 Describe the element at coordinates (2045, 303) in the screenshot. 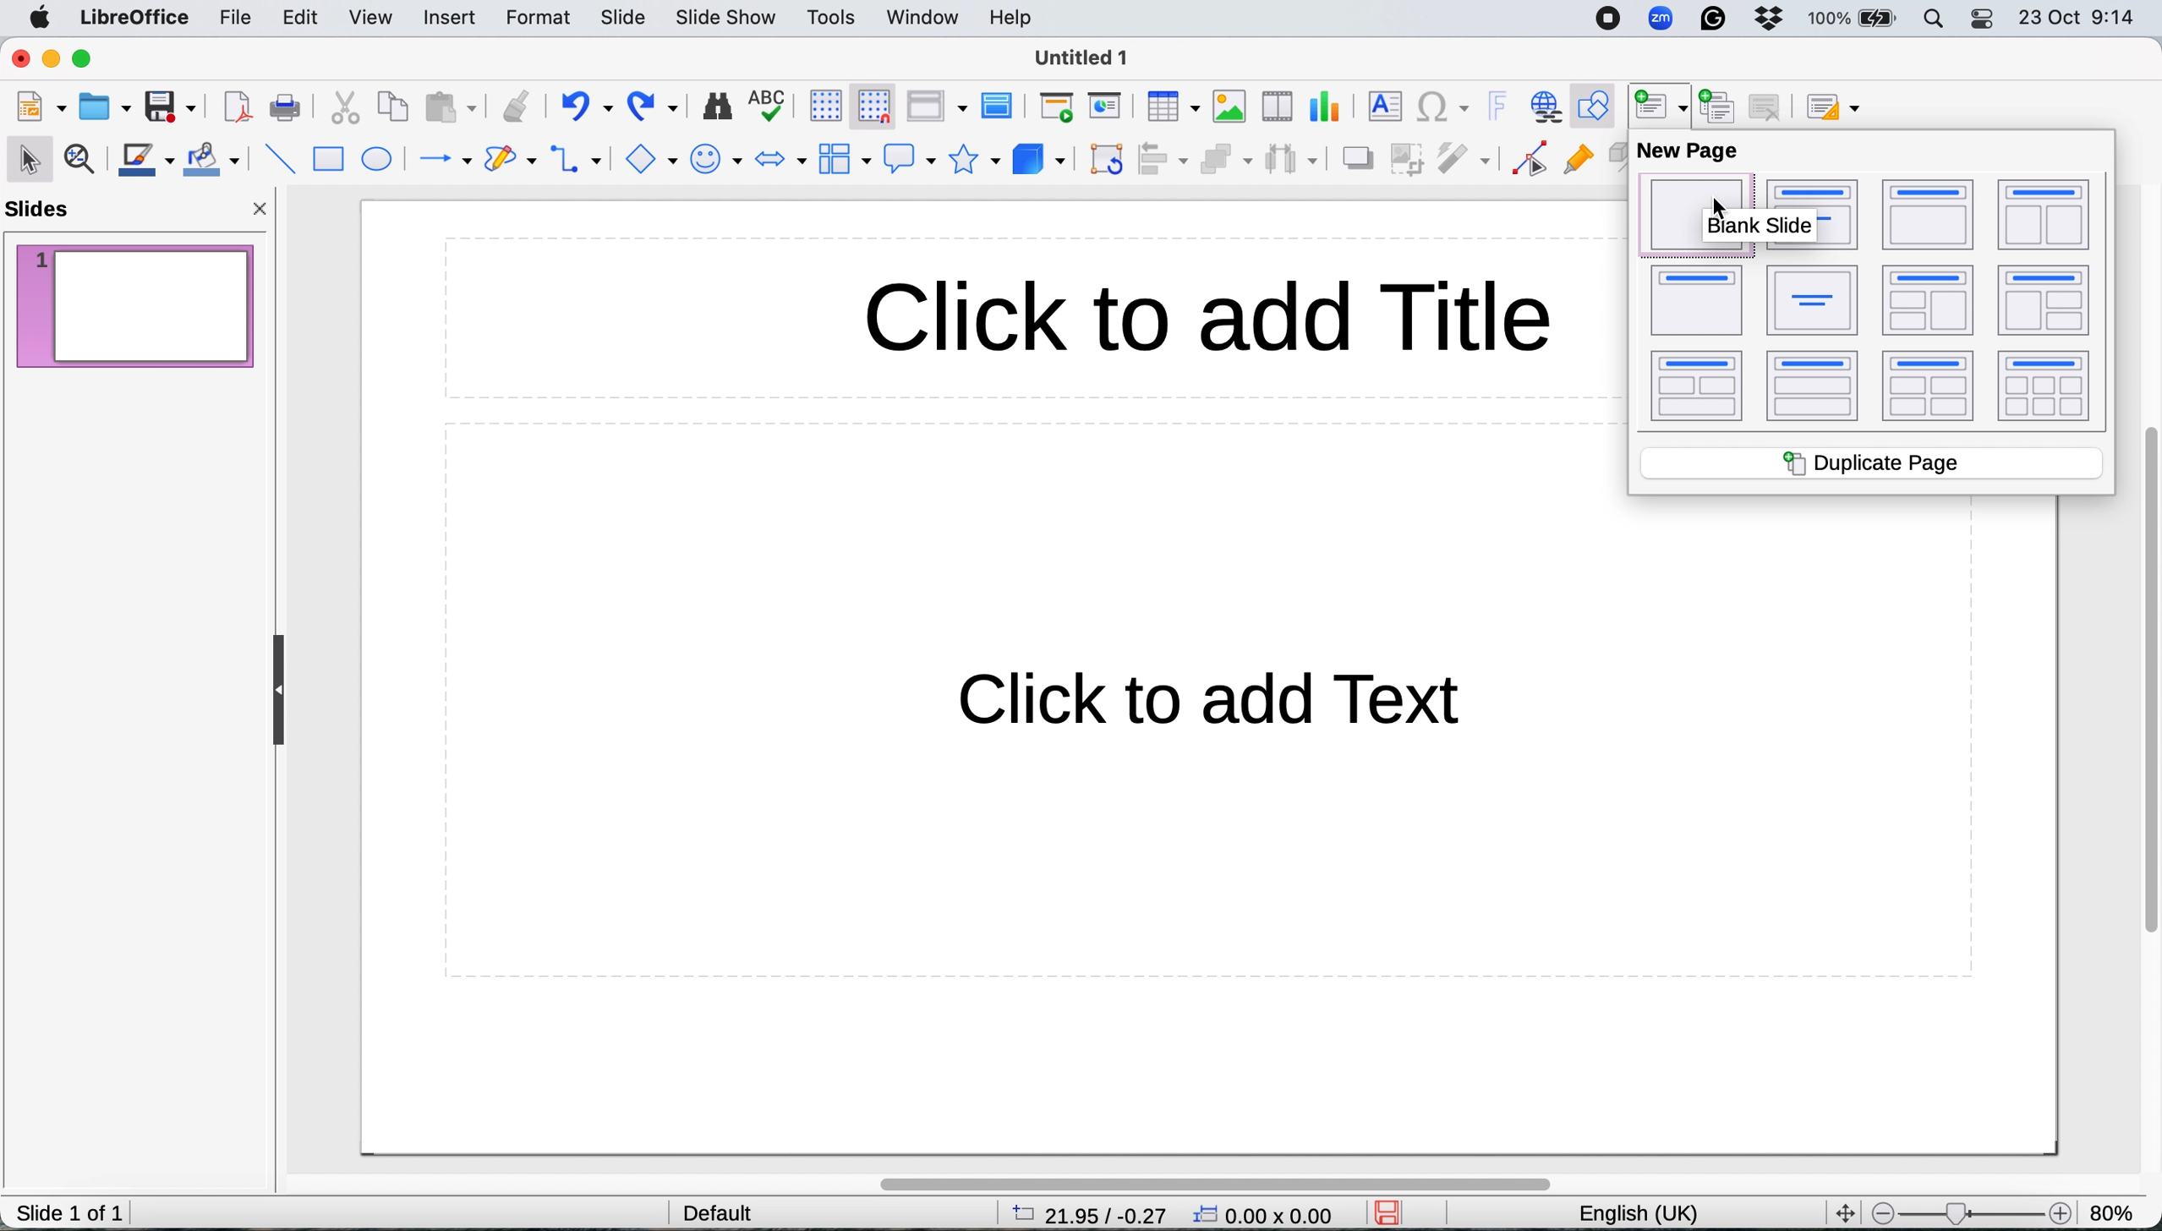

I see `title, content, 2 content` at that location.